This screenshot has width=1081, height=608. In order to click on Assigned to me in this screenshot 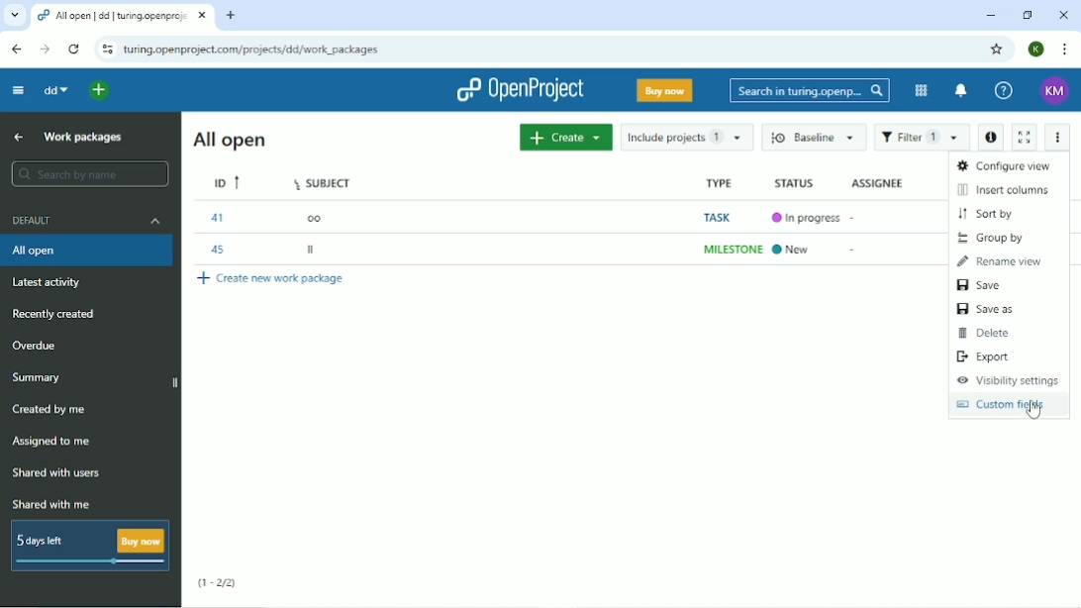, I will do `click(53, 443)`.